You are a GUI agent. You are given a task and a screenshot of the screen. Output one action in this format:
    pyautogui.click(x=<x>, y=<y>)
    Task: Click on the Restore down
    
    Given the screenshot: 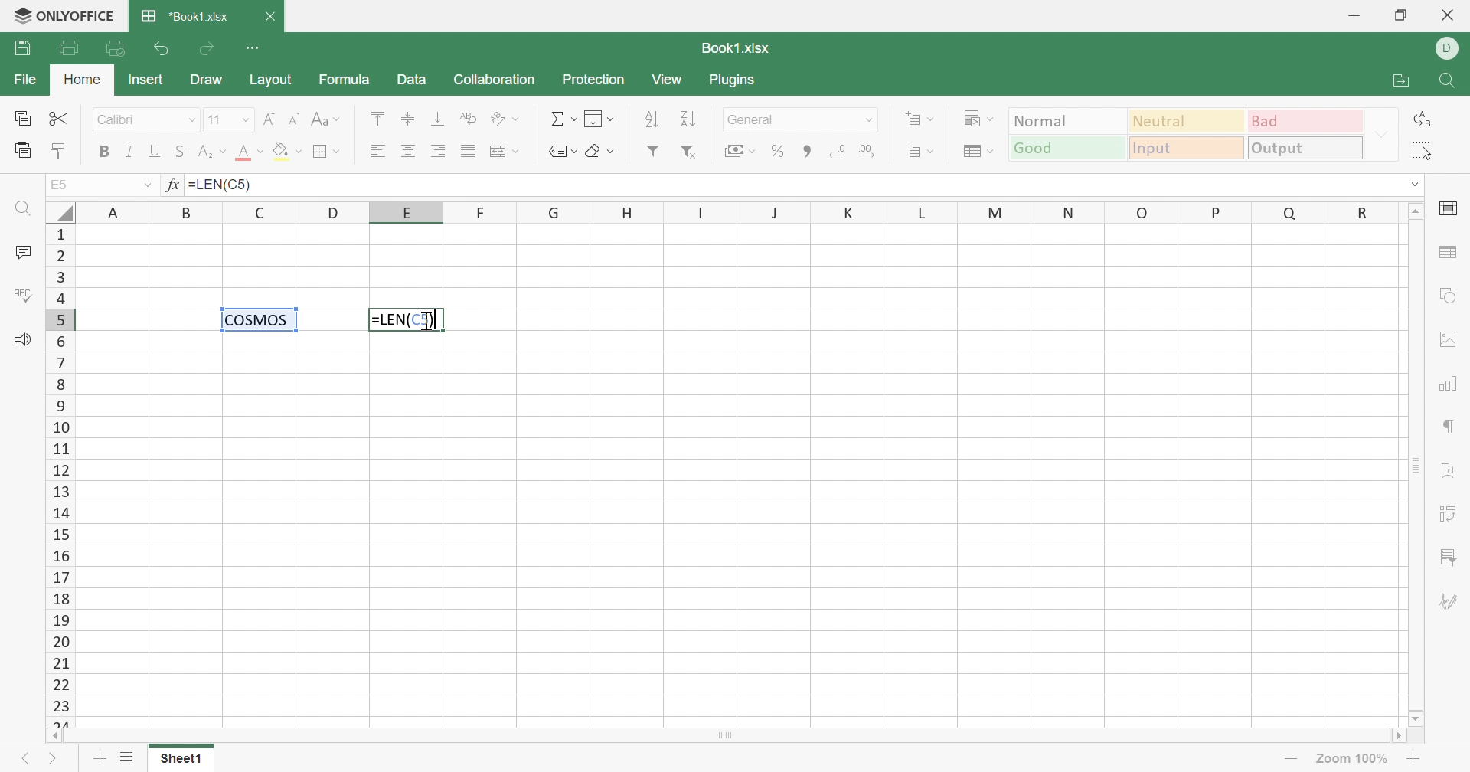 What is the action you would take?
    pyautogui.click(x=1405, y=17)
    